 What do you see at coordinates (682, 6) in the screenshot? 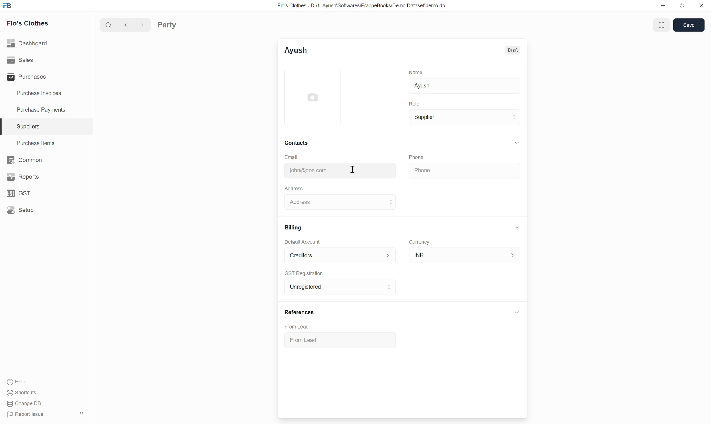
I see `Change dimension` at bounding box center [682, 6].